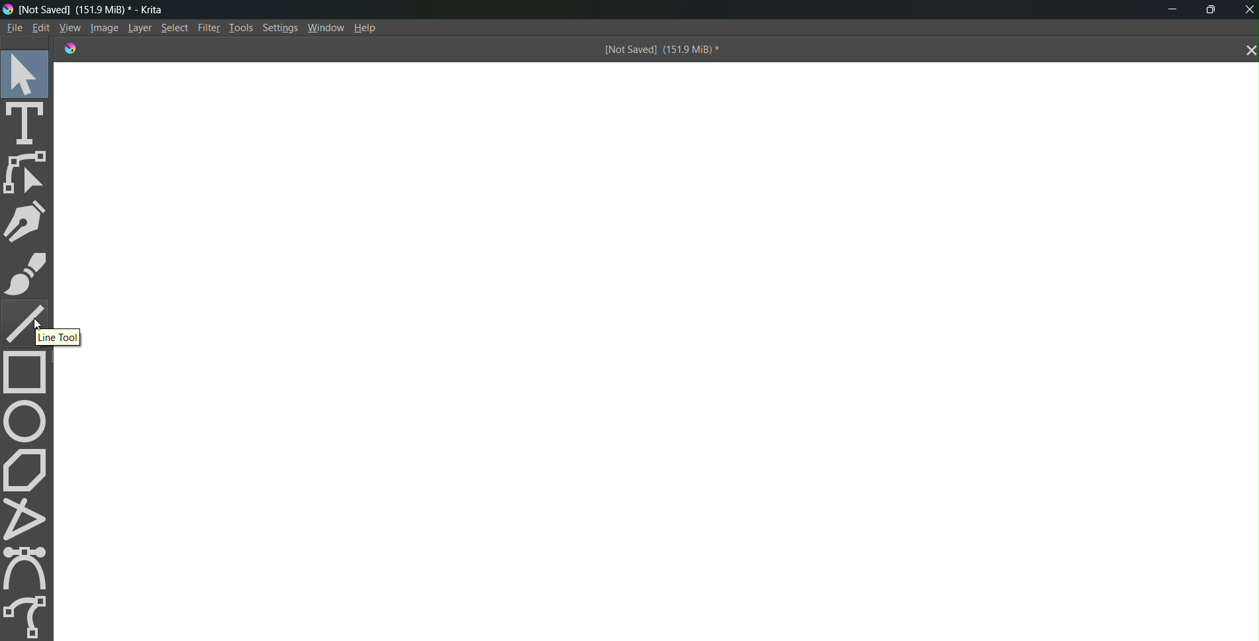 Image resolution: width=1259 pixels, height=641 pixels. Describe the element at coordinates (68, 27) in the screenshot. I see `View` at that location.